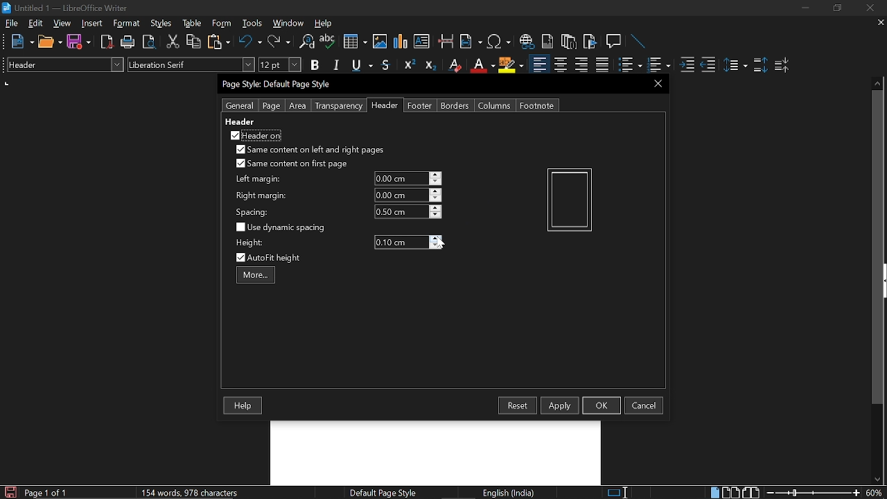 The width and height of the screenshot is (887, 499). I want to click on Insert field, so click(471, 42).